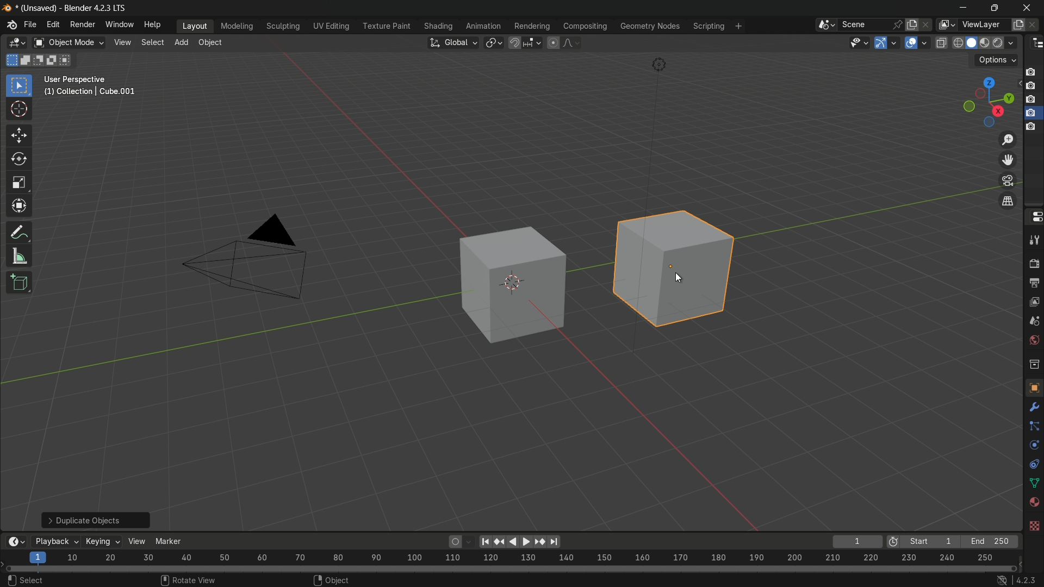 The height and width of the screenshot is (587, 1044). What do you see at coordinates (19, 85) in the screenshot?
I see `select box` at bounding box center [19, 85].